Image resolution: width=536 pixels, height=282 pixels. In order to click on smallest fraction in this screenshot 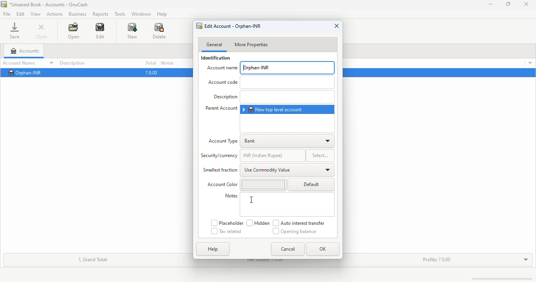, I will do `click(220, 170)`.